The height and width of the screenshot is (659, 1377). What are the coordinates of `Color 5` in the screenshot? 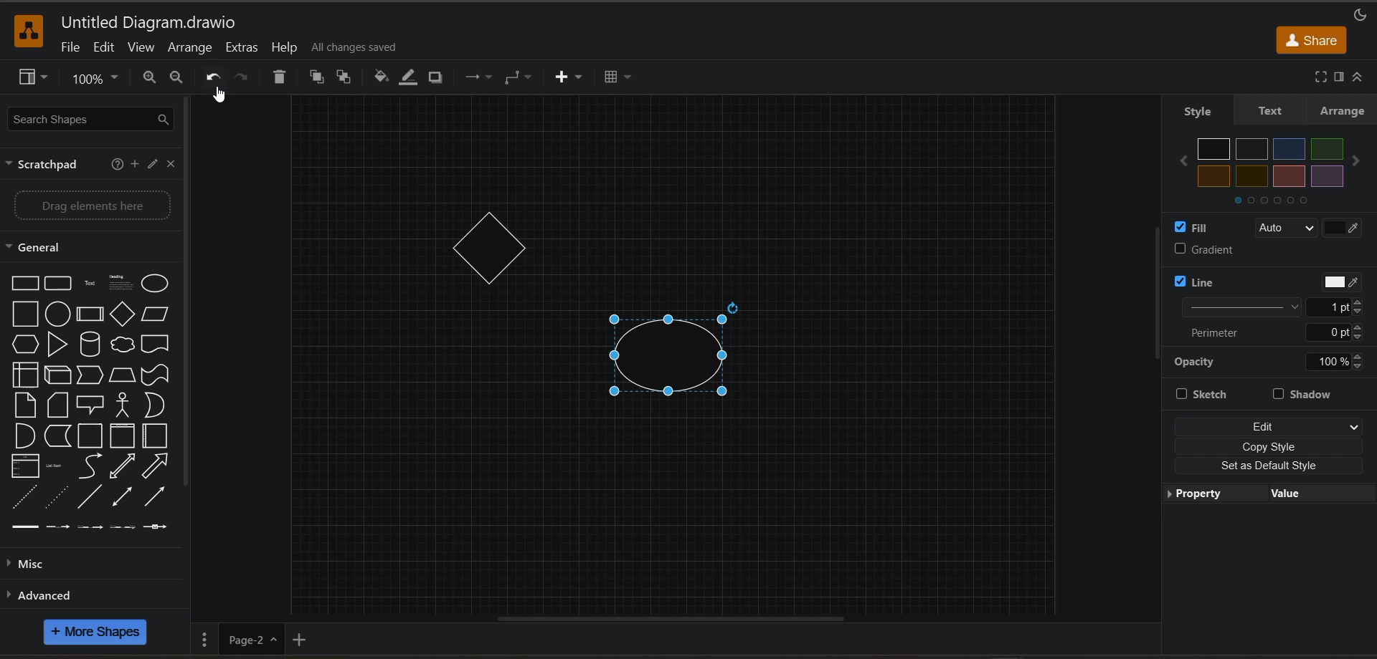 It's located at (1213, 177).